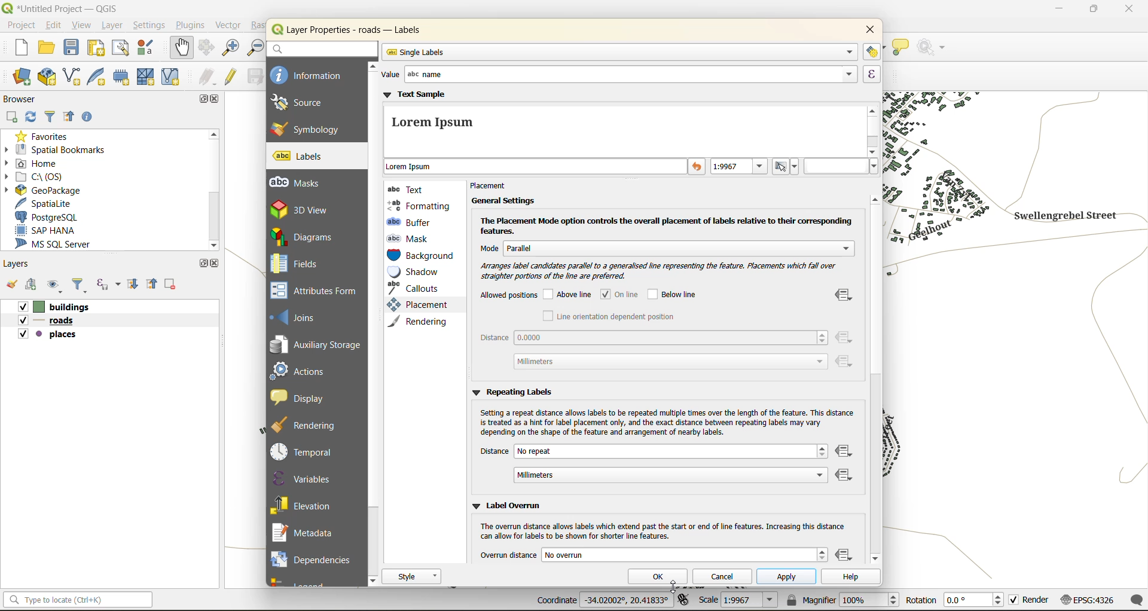 This screenshot has height=611, width=1148. What do you see at coordinates (97, 49) in the screenshot?
I see `print layout` at bounding box center [97, 49].